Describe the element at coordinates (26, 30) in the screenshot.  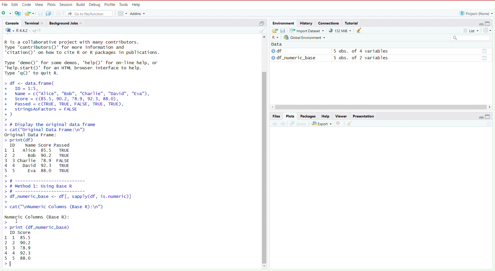
I see `R 4.4.2 . ~/` at that location.